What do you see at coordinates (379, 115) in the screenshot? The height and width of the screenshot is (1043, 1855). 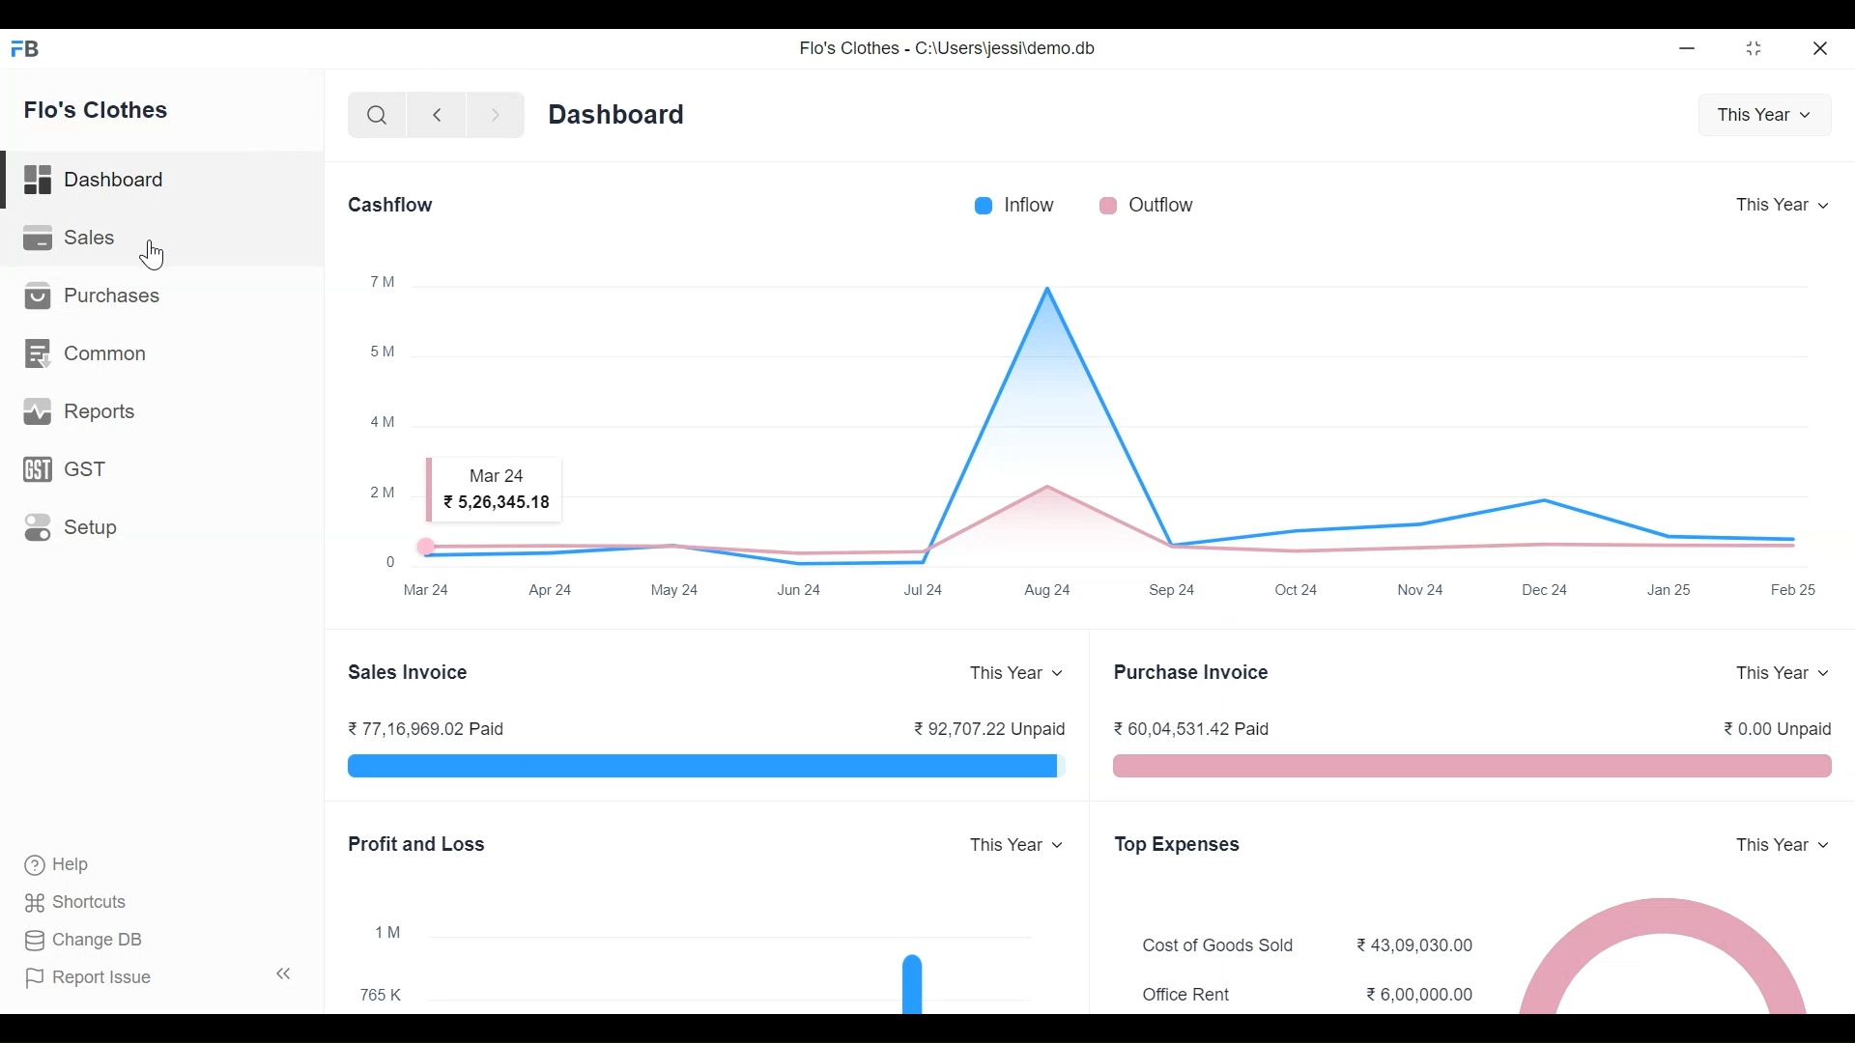 I see `Search` at bounding box center [379, 115].